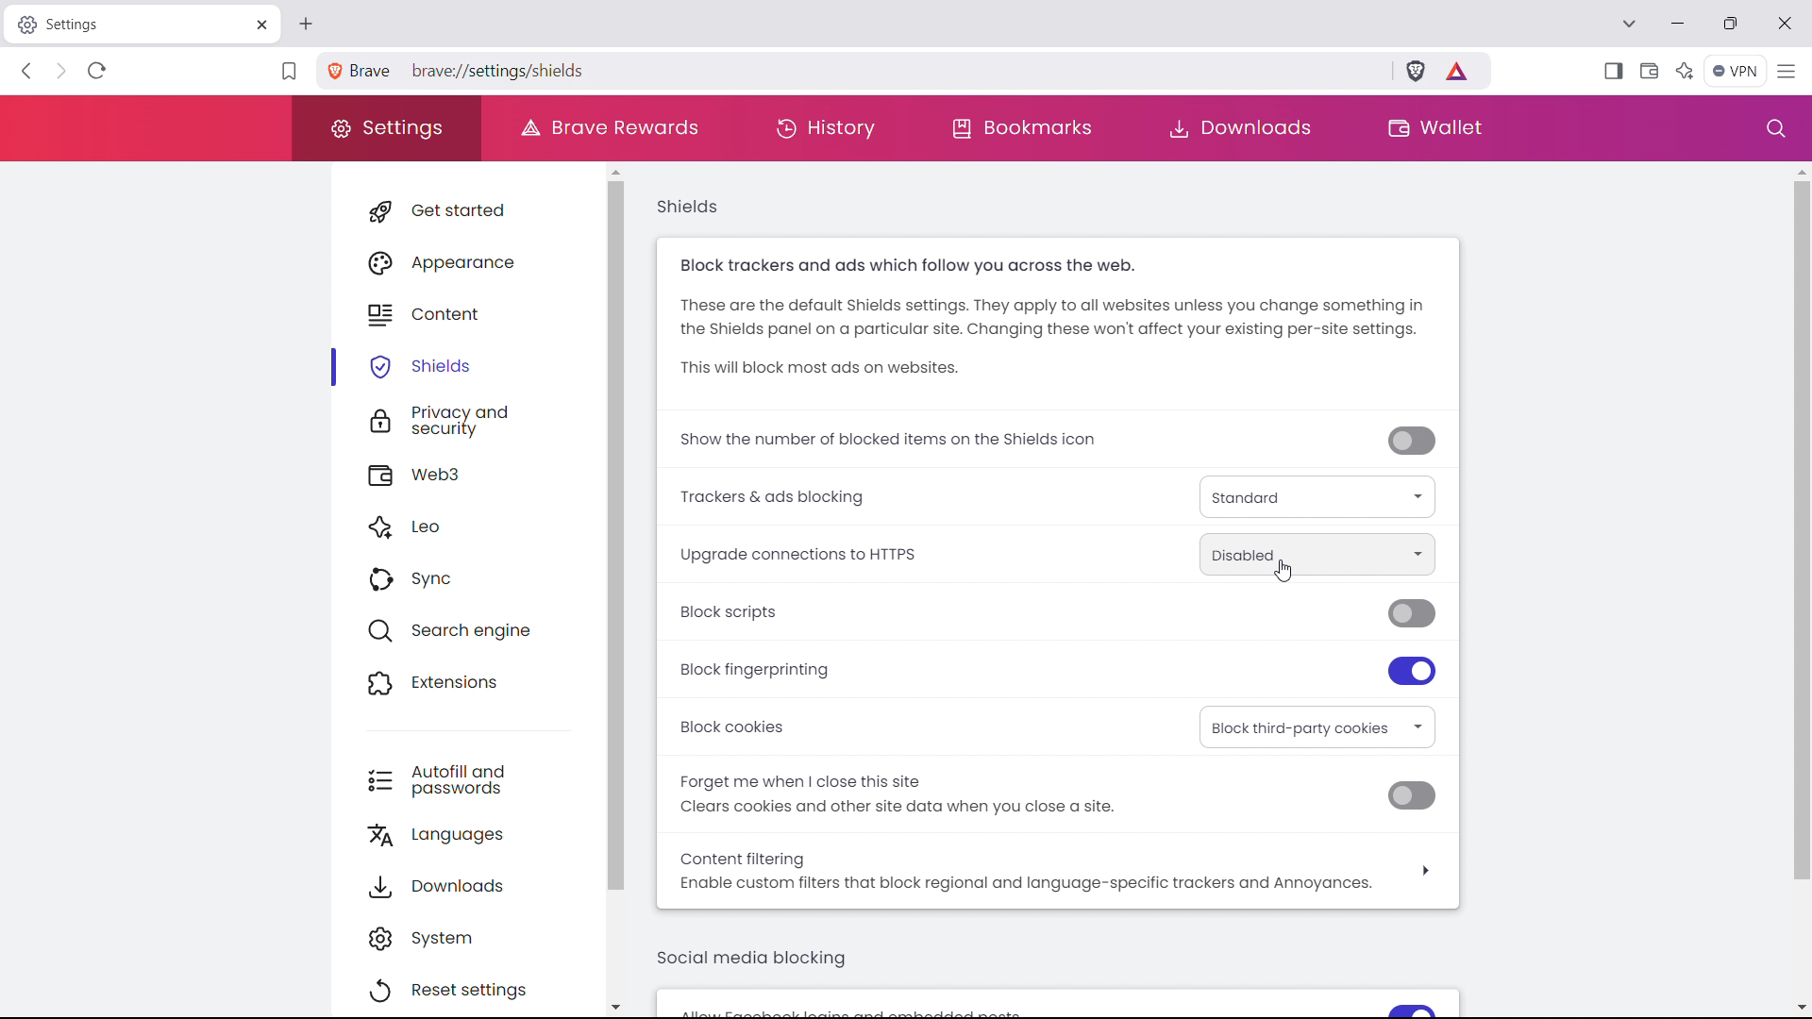  I want to click on toggle on, so click(1415, 672).